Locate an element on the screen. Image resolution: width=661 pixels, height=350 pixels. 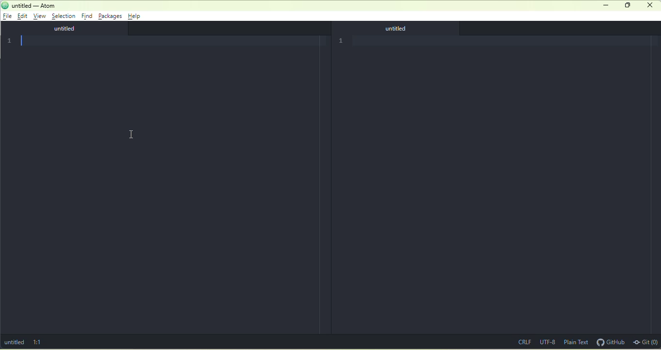
cursor is located at coordinates (133, 133).